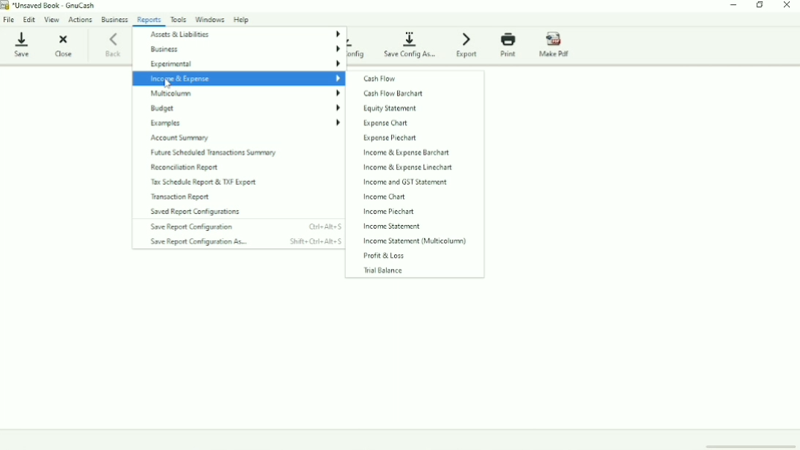  Describe the element at coordinates (245, 242) in the screenshot. I see `Save Report Configuration As` at that location.